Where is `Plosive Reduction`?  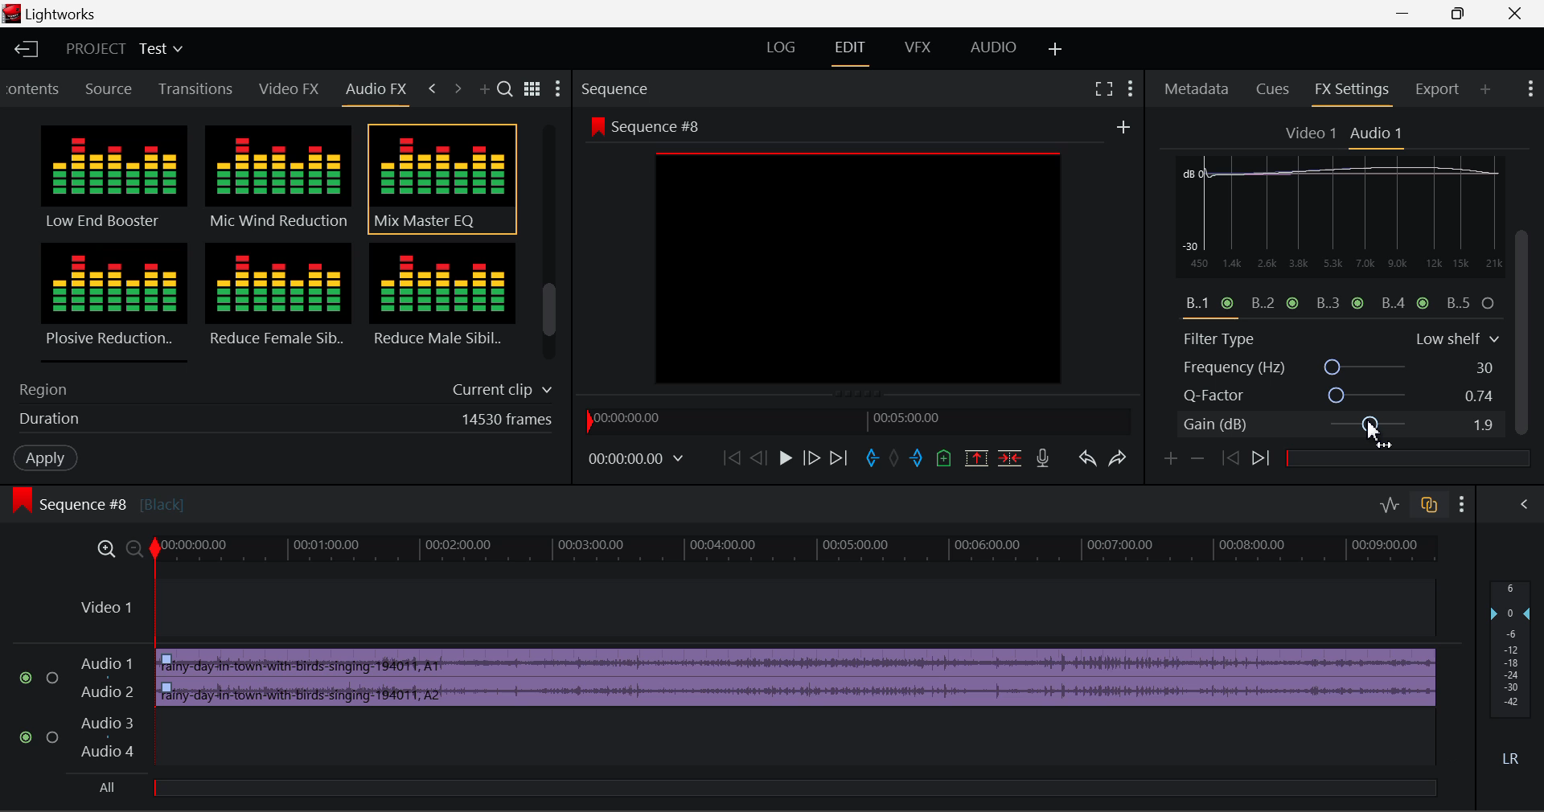
Plosive Reduction is located at coordinates (111, 301).